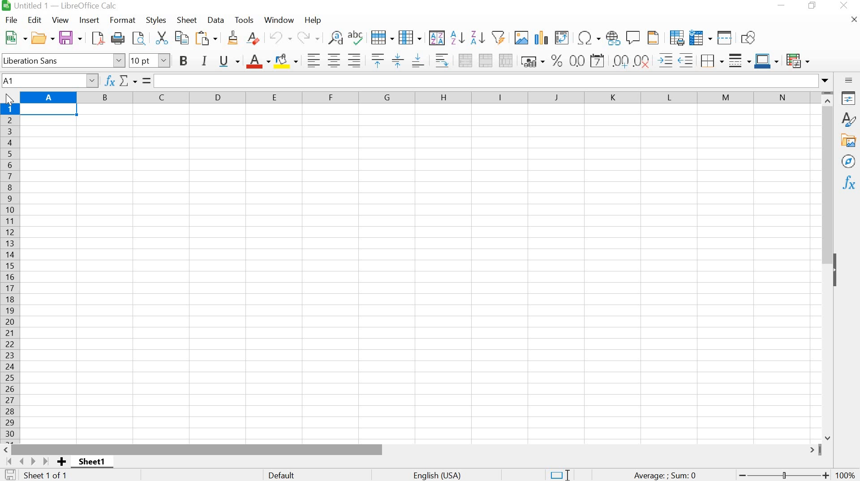 Image resolution: width=860 pixels, height=481 pixels. What do you see at coordinates (849, 80) in the screenshot?
I see `Sidebar settings` at bounding box center [849, 80].